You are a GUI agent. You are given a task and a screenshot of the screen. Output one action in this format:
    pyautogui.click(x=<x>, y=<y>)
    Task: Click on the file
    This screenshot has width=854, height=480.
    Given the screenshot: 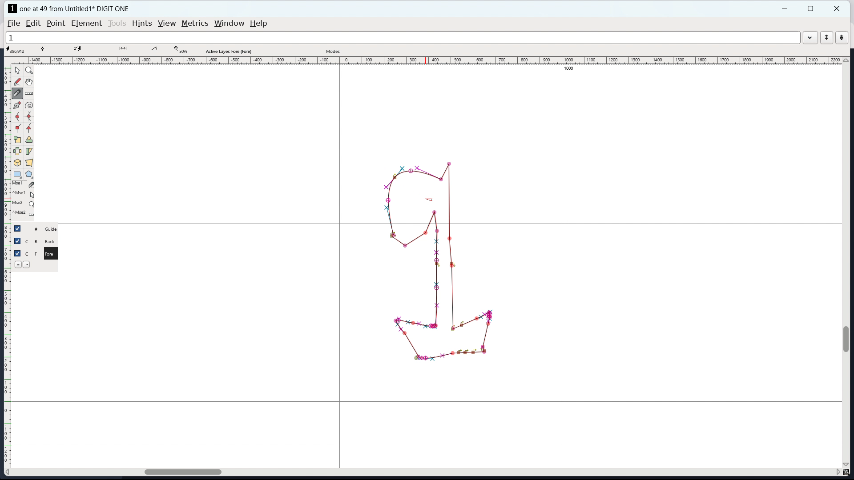 What is the action you would take?
    pyautogui.click(x=14, y=24)
    